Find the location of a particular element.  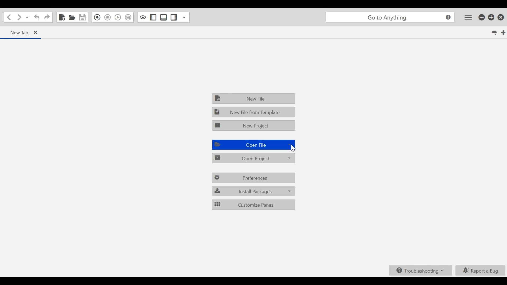

Show/ide Bottom Sidebar is located at coordinates (164, 17).